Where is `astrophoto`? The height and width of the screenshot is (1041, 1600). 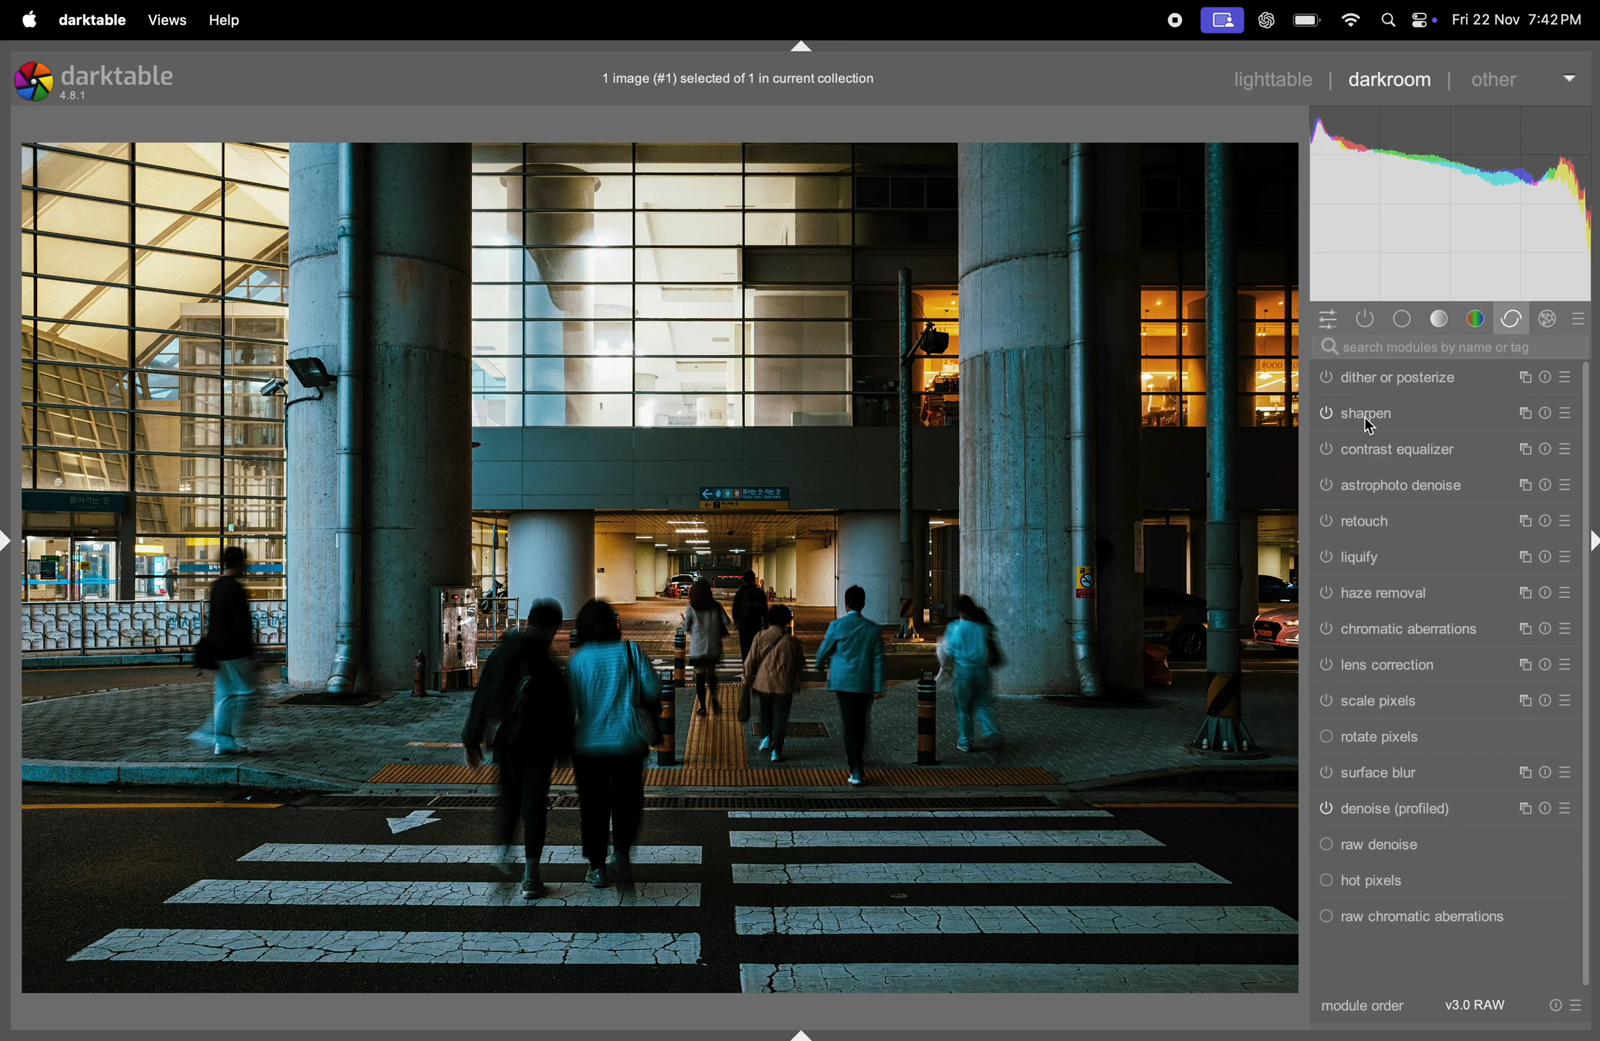 astrophoto is located at coordinates (1442, 486).